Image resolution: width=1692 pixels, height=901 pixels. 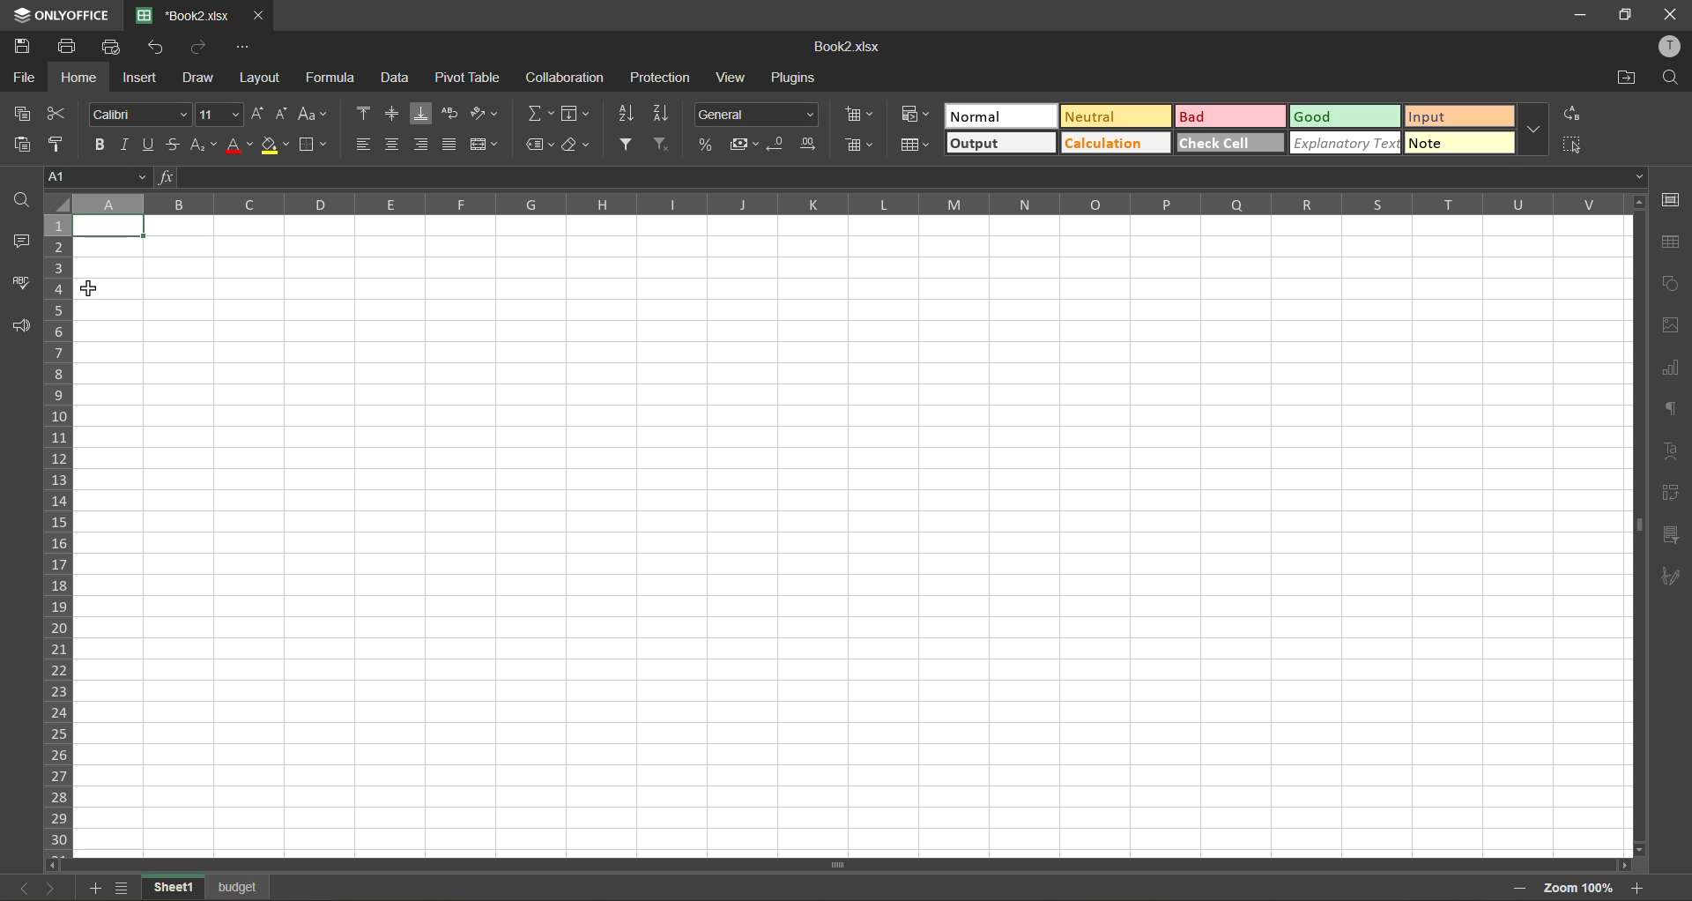 I want to click on align left, so click(x=363, y=144).